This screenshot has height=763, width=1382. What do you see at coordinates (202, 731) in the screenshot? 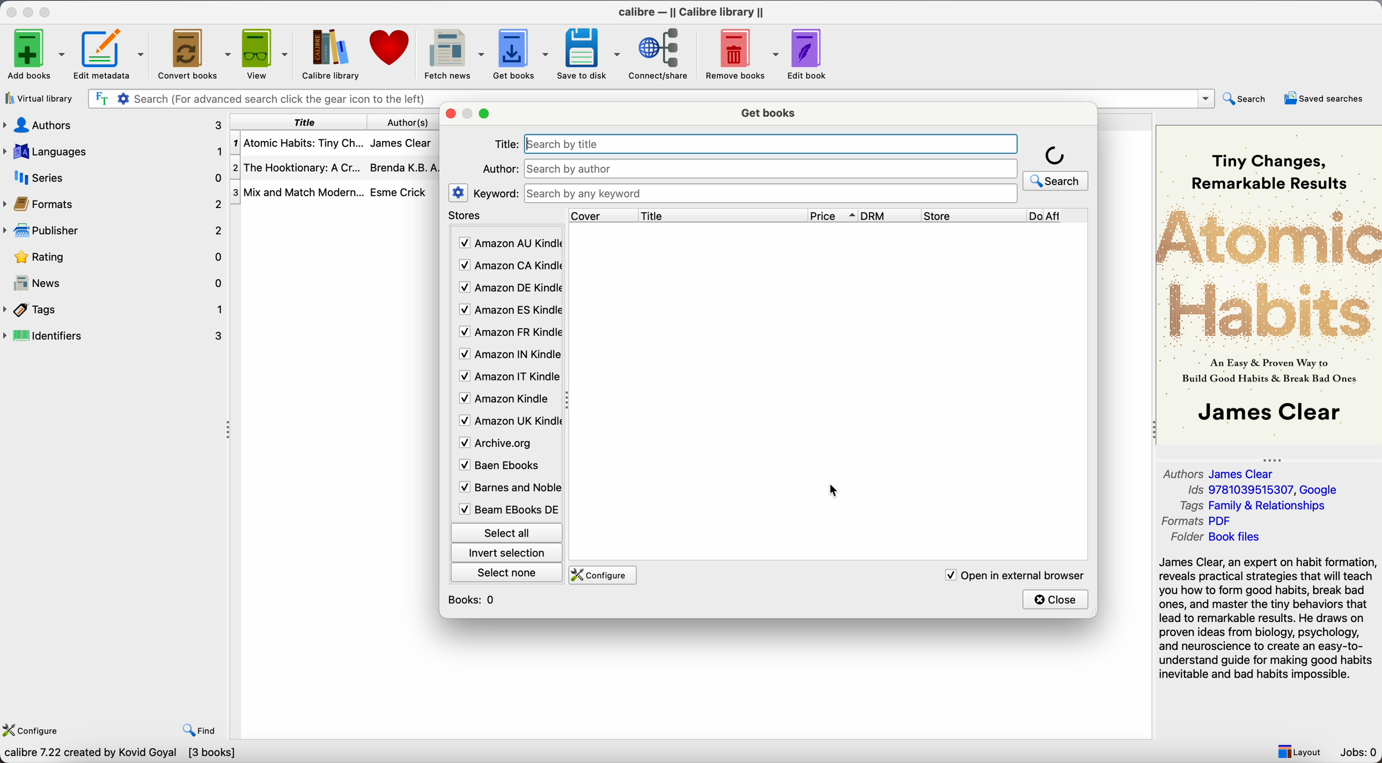
I see `find` at bounding box center [202, 731].